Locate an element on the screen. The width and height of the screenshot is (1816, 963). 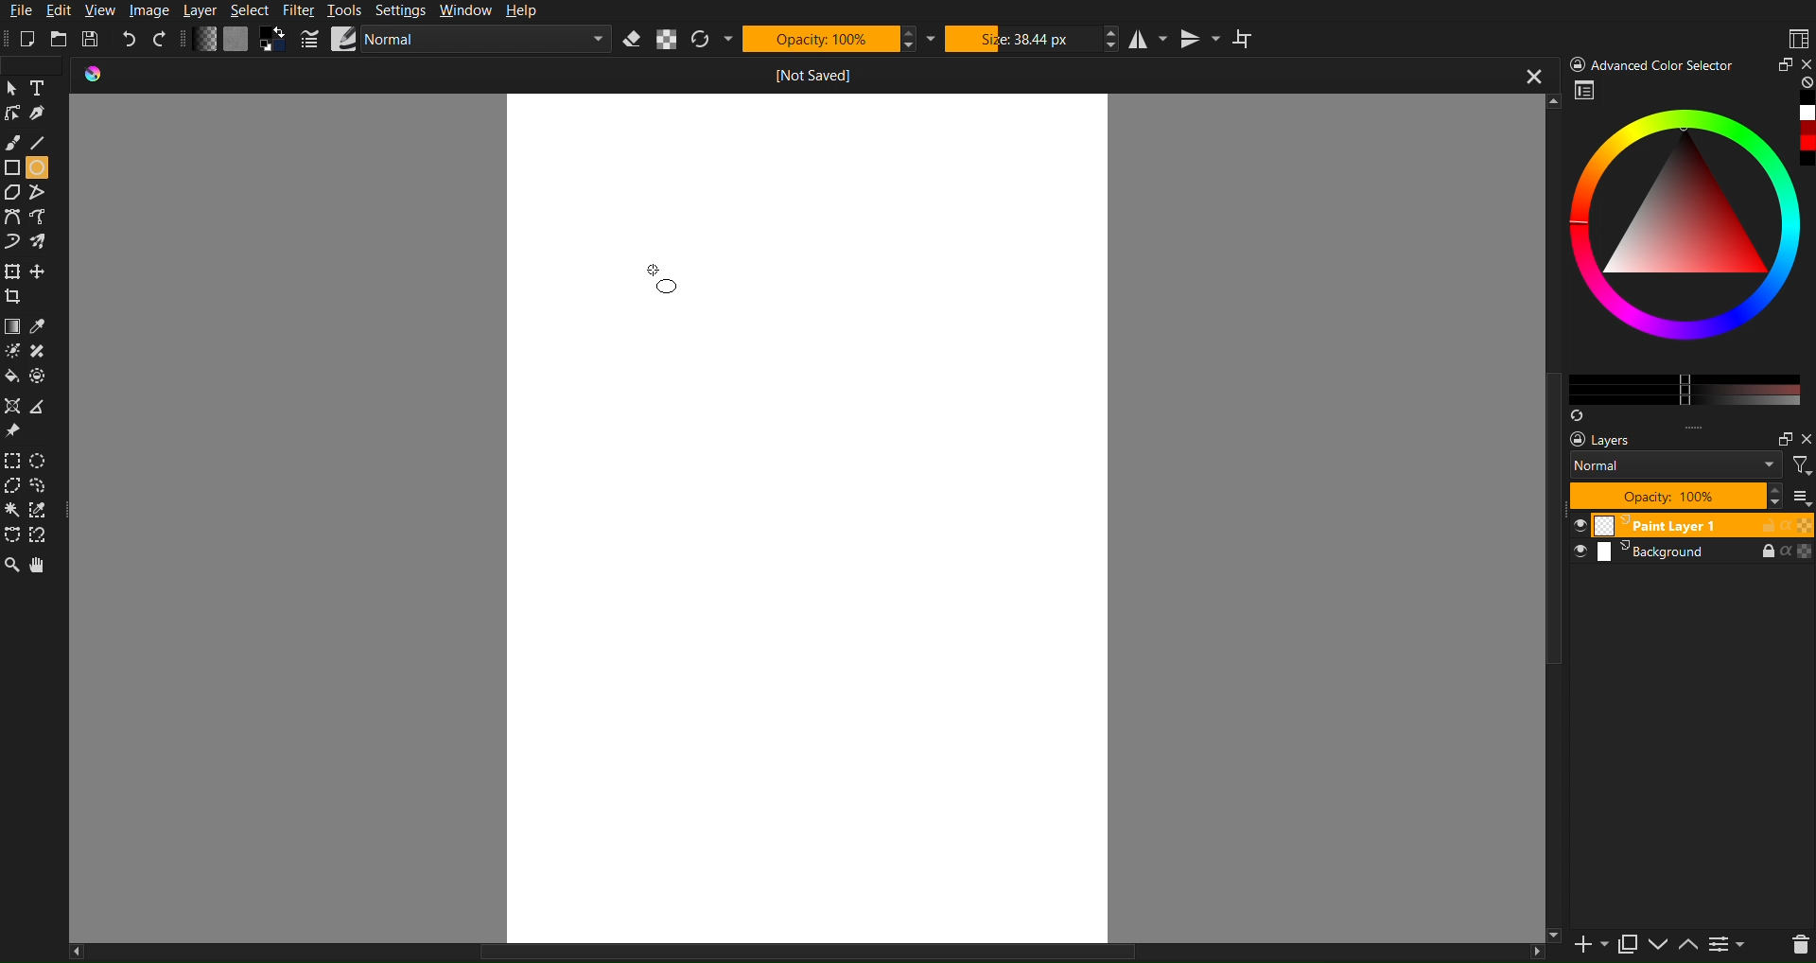
maximize is located at coordinates (1780, 439).